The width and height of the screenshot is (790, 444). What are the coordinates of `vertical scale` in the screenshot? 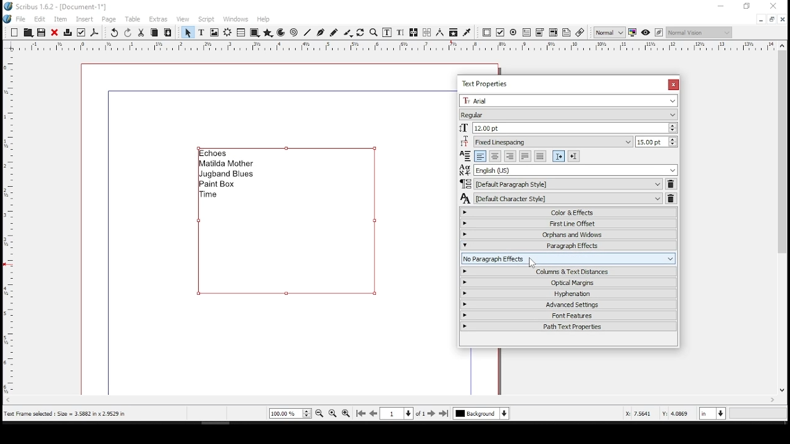 It's located at (7, 224).